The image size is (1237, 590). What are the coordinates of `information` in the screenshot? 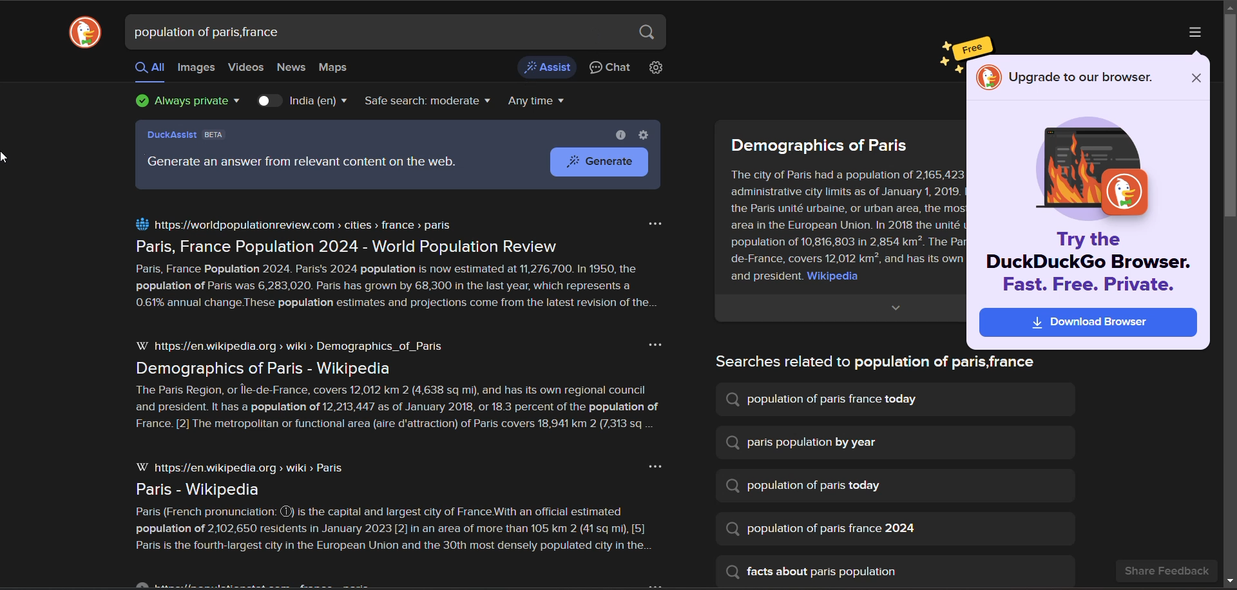 It's located at (618, 135).